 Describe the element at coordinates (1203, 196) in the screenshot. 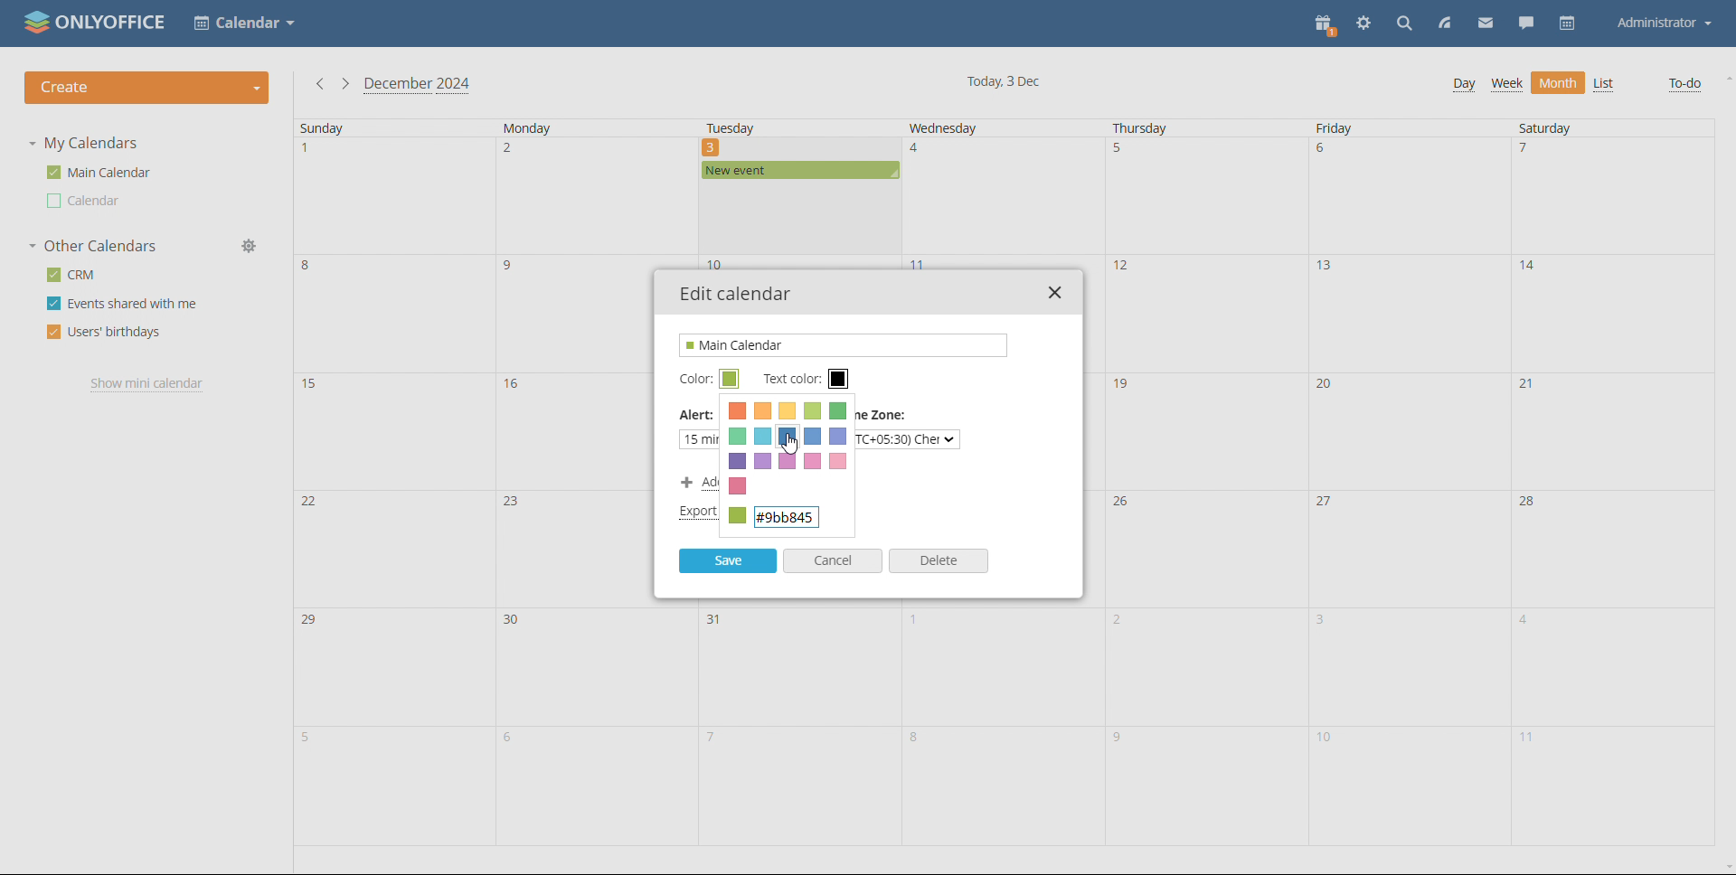

I see `date` at that location.